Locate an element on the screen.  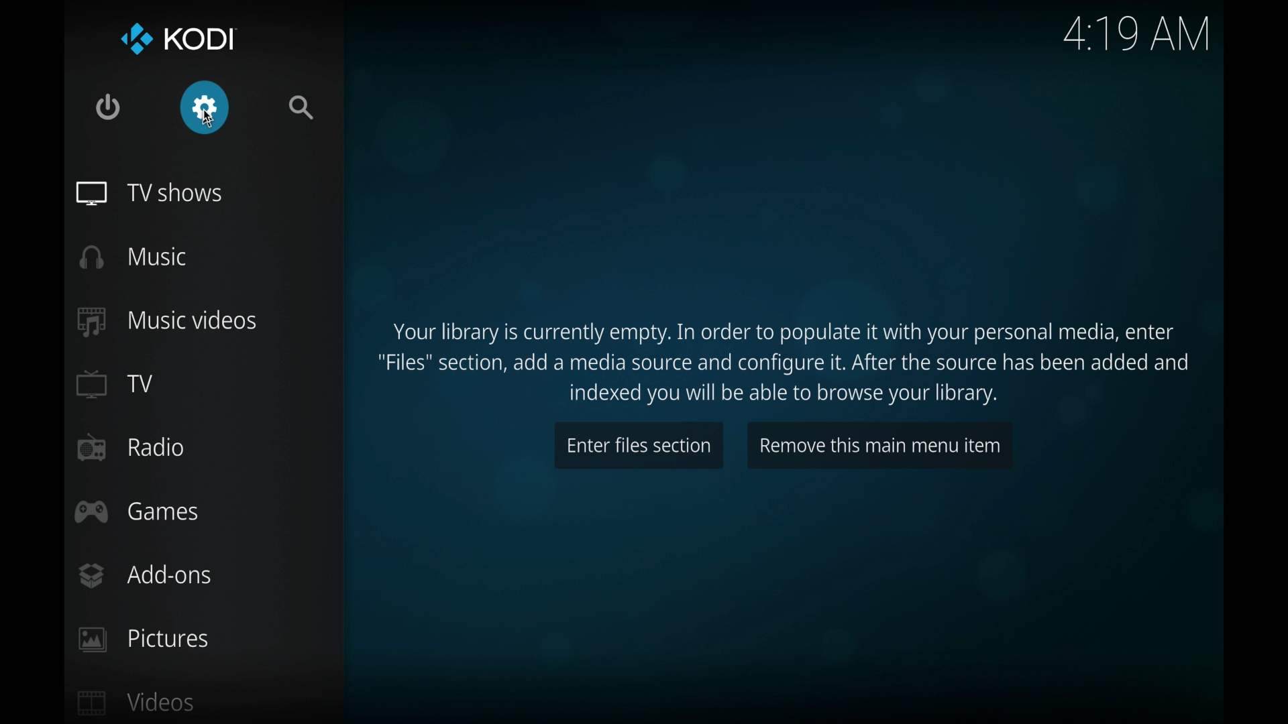
search is located at coordinates (303, 107).